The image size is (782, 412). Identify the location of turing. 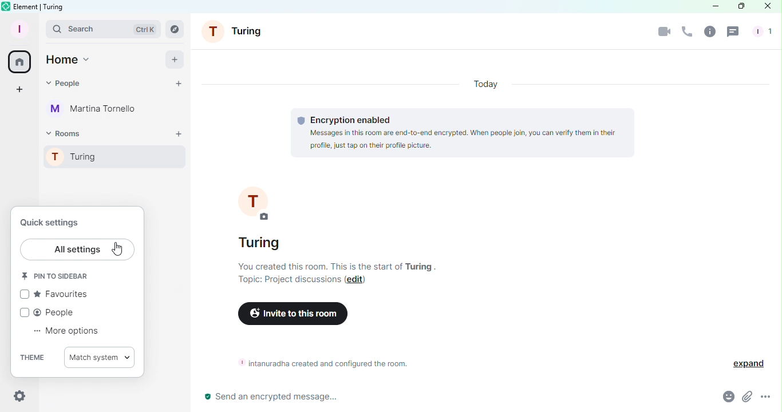
(261, 243).